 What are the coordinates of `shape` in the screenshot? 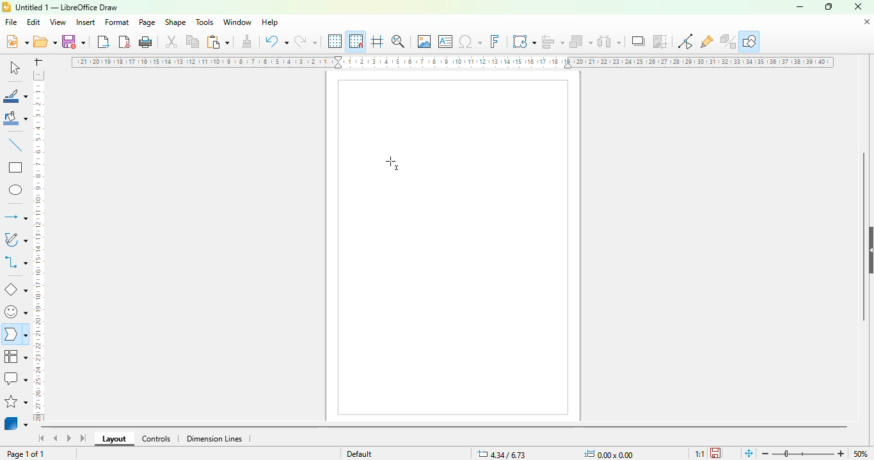 It's located at (175, 22).